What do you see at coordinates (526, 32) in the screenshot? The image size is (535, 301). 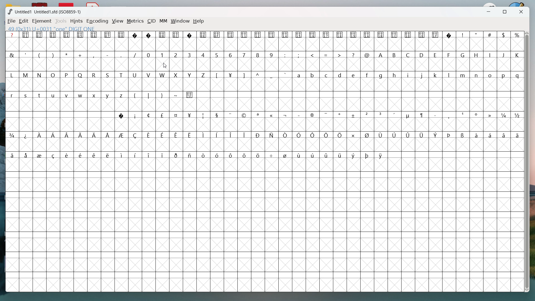 I see `scroll up` at bounding box center [526, 32].